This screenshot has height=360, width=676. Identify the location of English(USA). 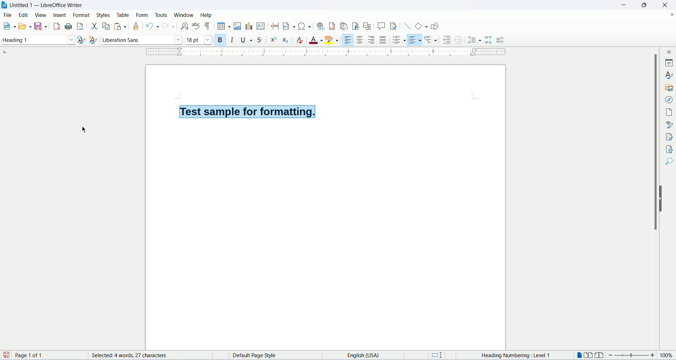
(358, 355).